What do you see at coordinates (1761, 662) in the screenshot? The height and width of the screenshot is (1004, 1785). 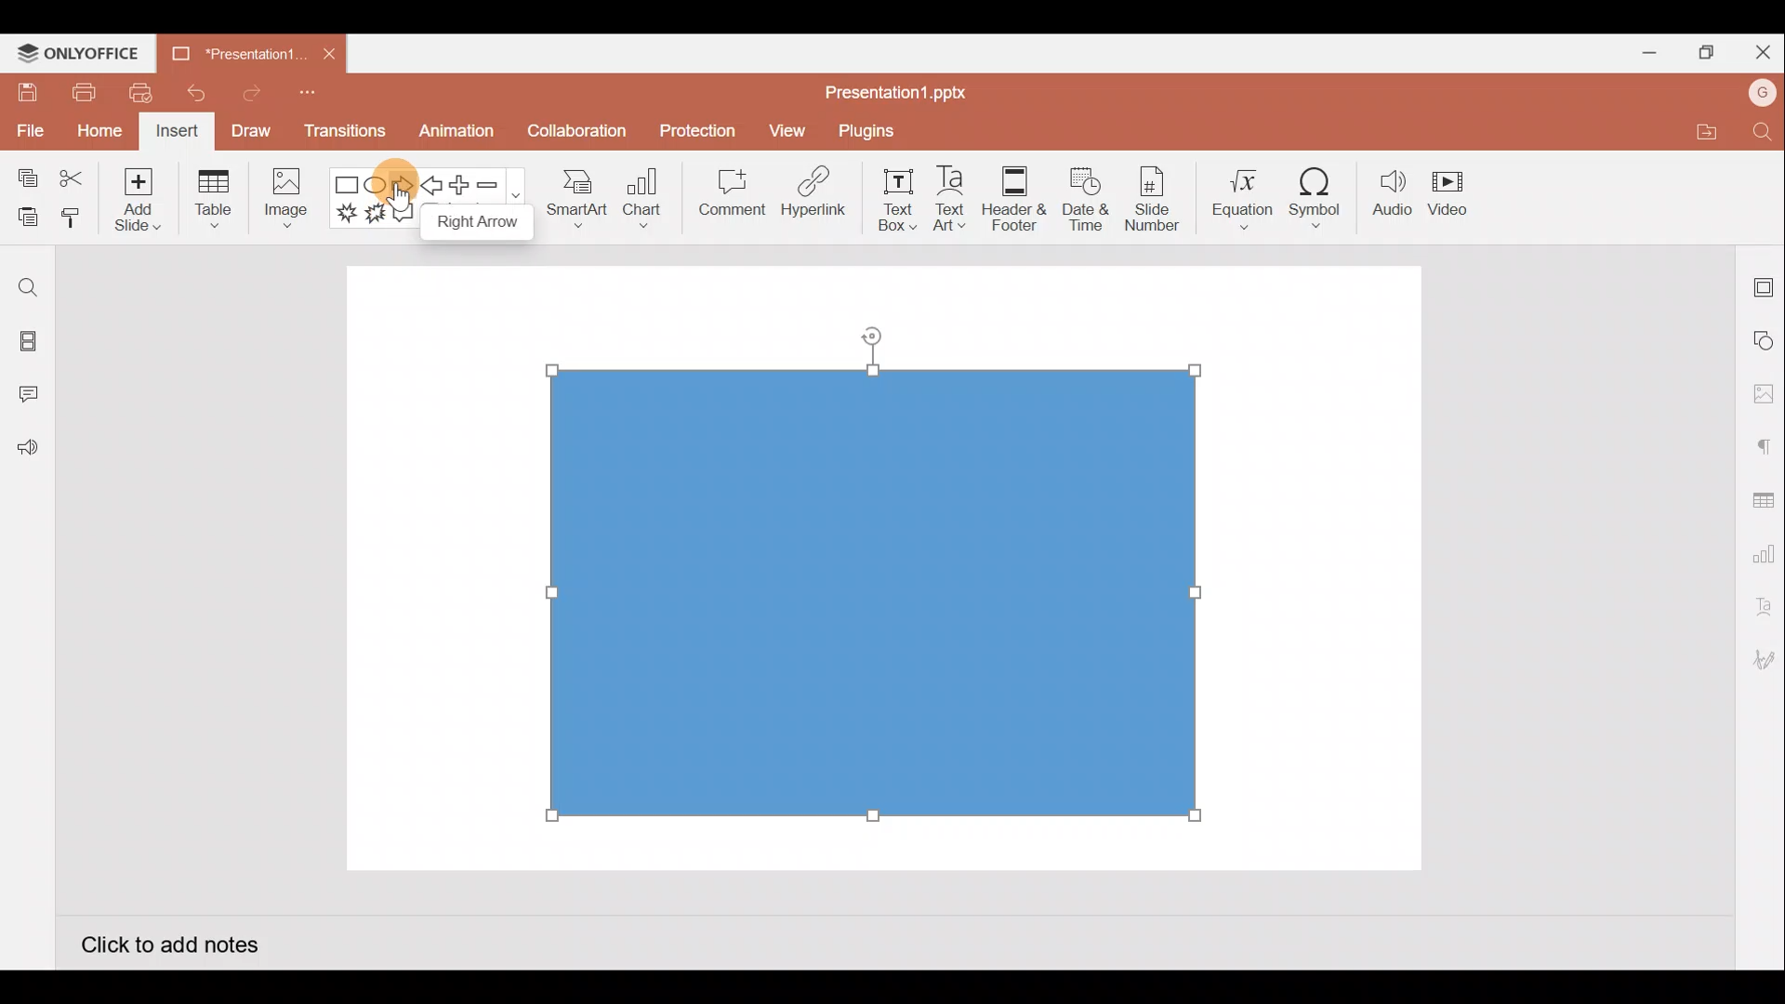 I see `Signature settings` at bounding box center [1761, 662].